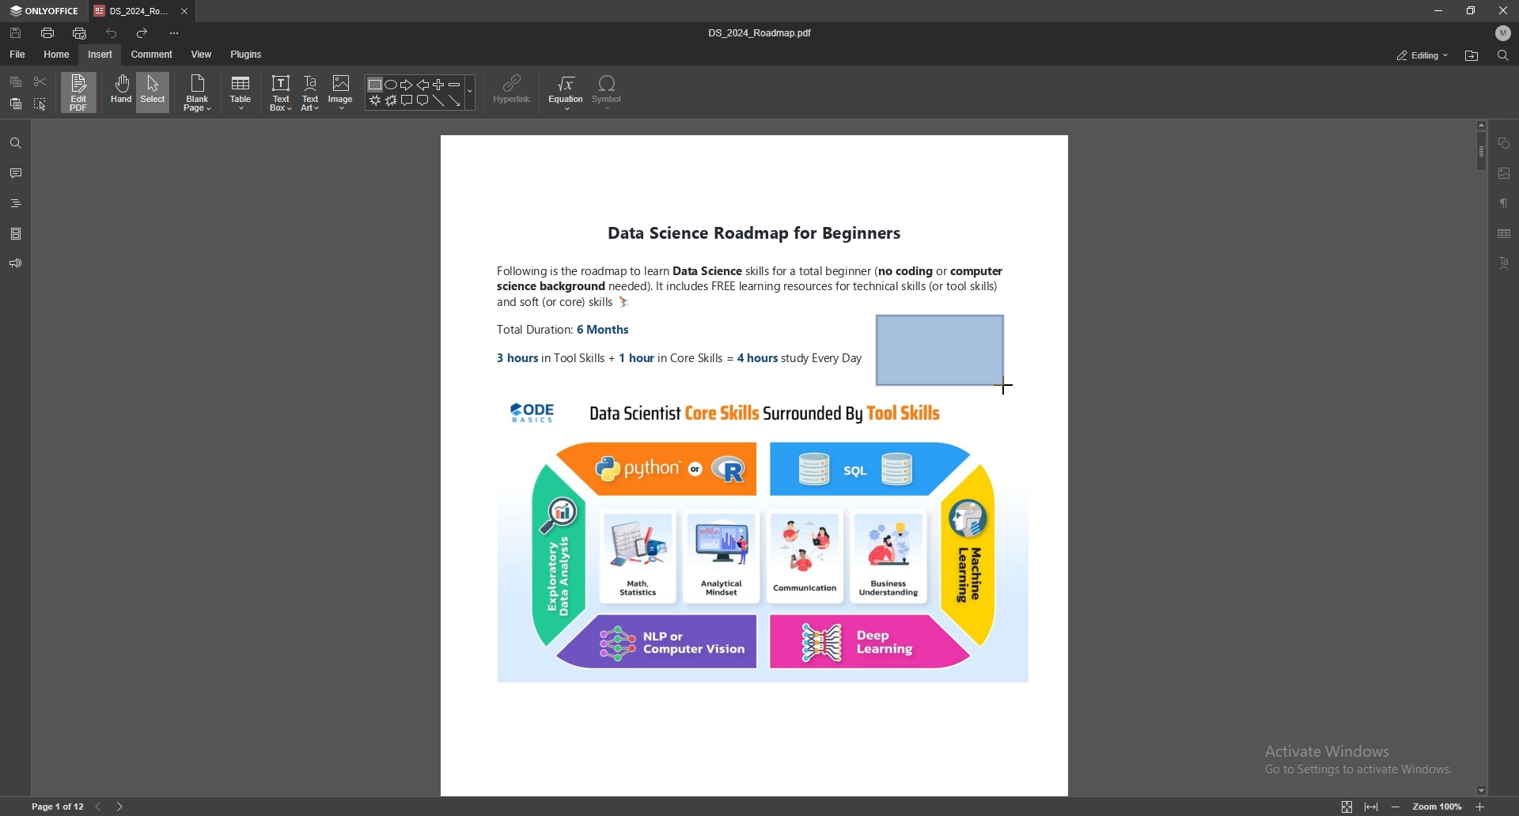 This screenshot has height=816, width=1519. I want to click on equation, so click(567, 93).